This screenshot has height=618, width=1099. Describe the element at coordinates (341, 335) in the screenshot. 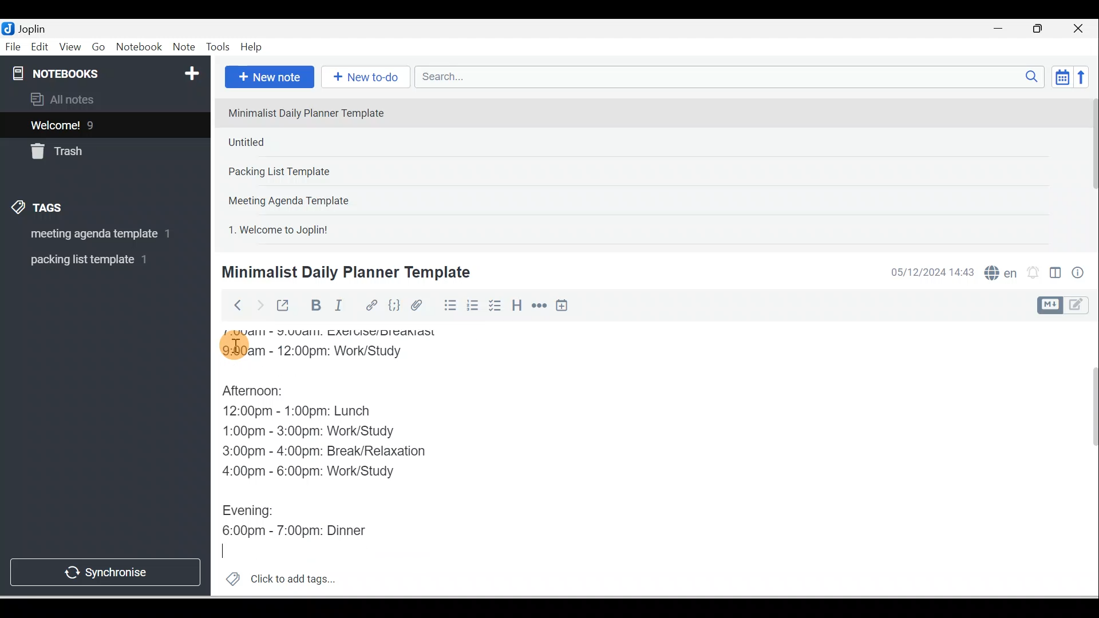

I see `7:00am - 9:00am: Exercise/Breakfast` at that location.